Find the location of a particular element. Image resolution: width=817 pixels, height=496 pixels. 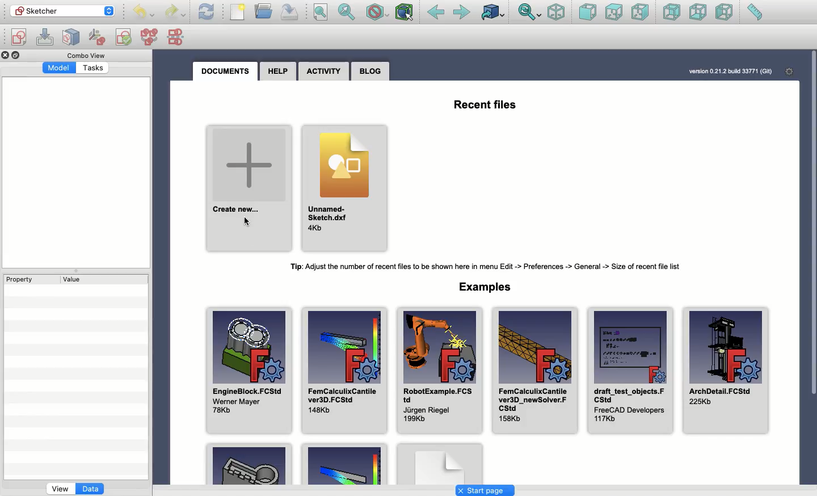

Validate sketch is located at coordinates (124, 39).